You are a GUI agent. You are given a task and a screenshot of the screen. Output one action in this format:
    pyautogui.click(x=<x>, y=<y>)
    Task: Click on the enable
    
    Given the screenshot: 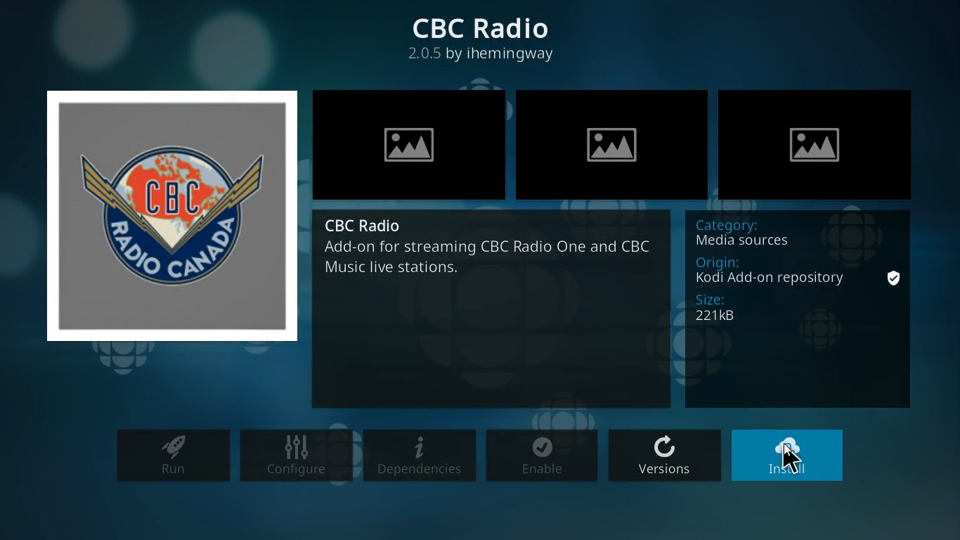 What is the action you would take?
    pyautogui.click(x=541, y=458)
    